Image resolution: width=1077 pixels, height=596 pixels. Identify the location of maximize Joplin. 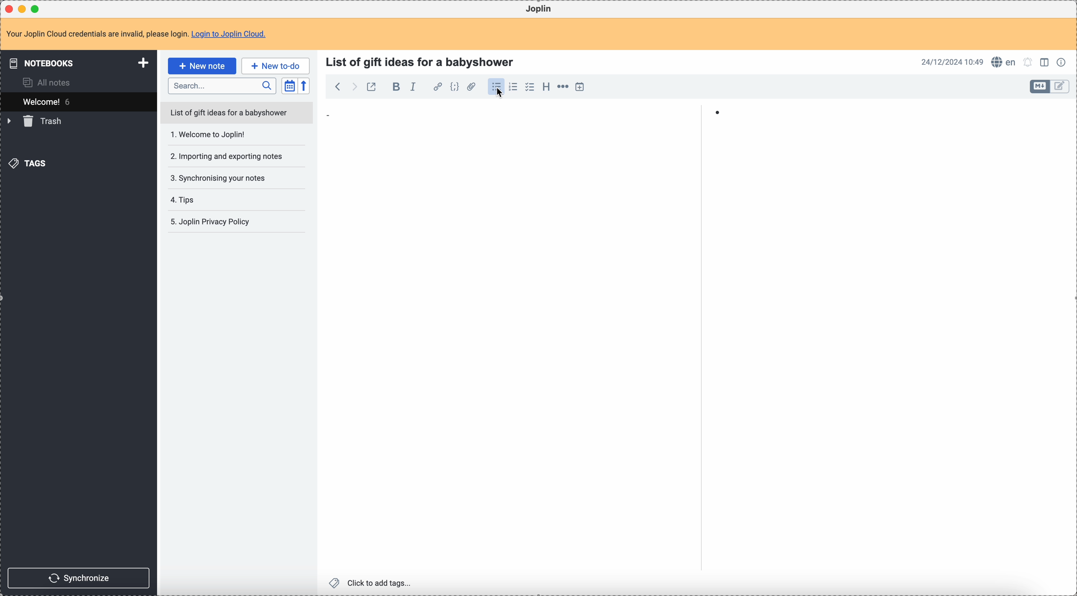
(37, 8).